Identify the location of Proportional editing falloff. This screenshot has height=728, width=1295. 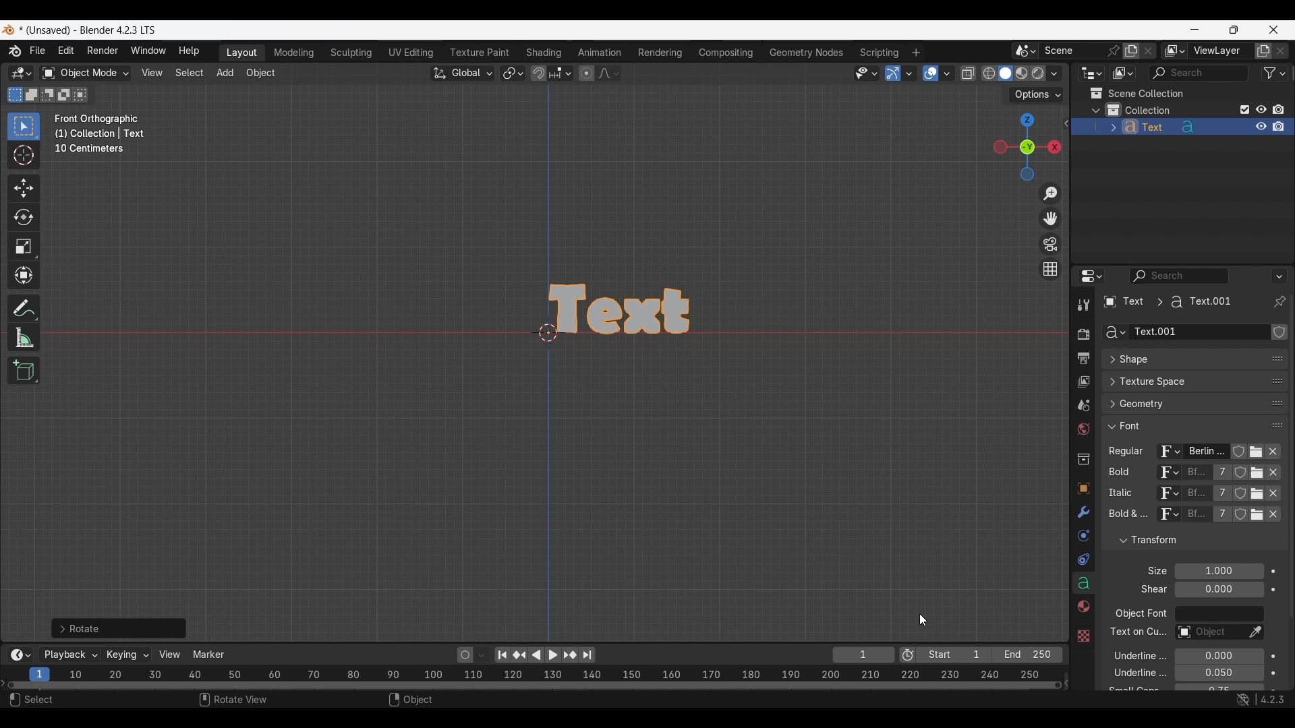
(609, 73).